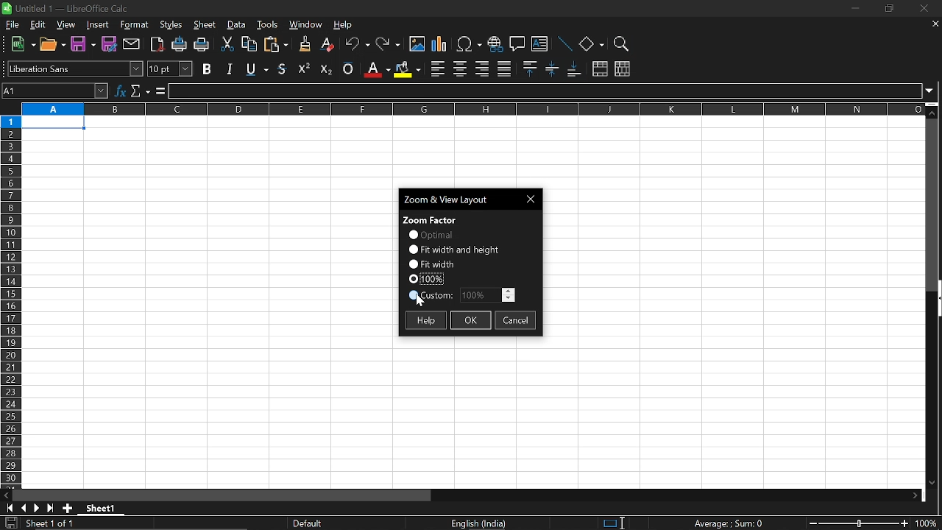  Describe the element at coordinates (275, 46) in the screenshot. I see `paste` at that location.